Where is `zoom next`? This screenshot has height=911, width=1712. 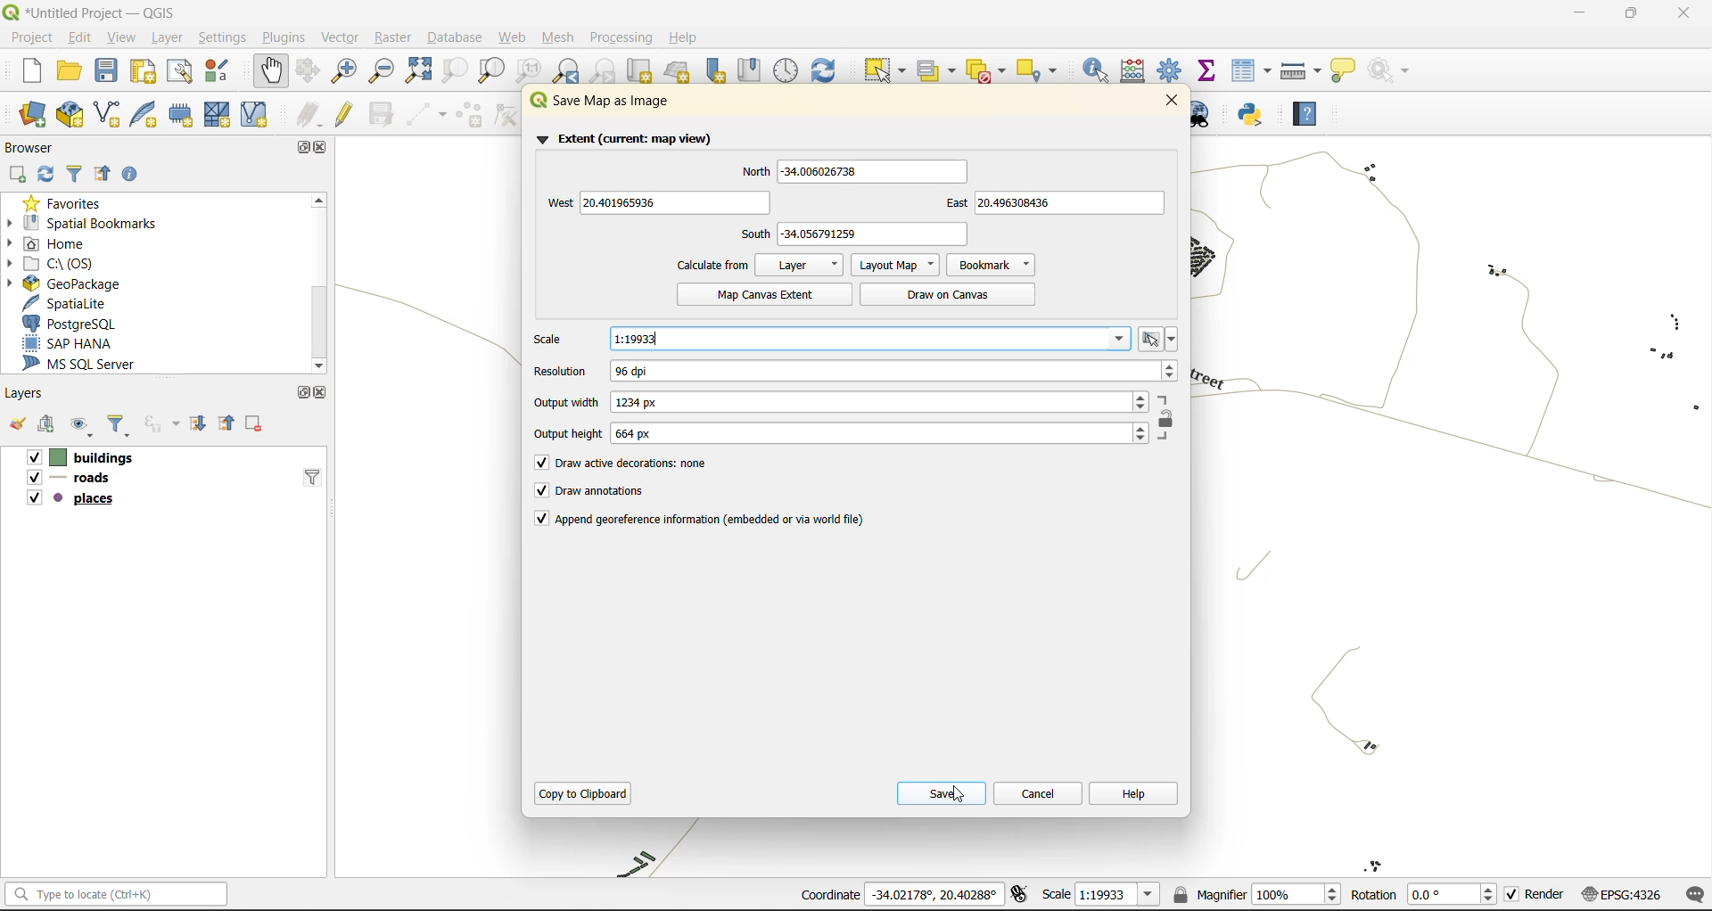
zoom next is located at coordinates (604, 70).